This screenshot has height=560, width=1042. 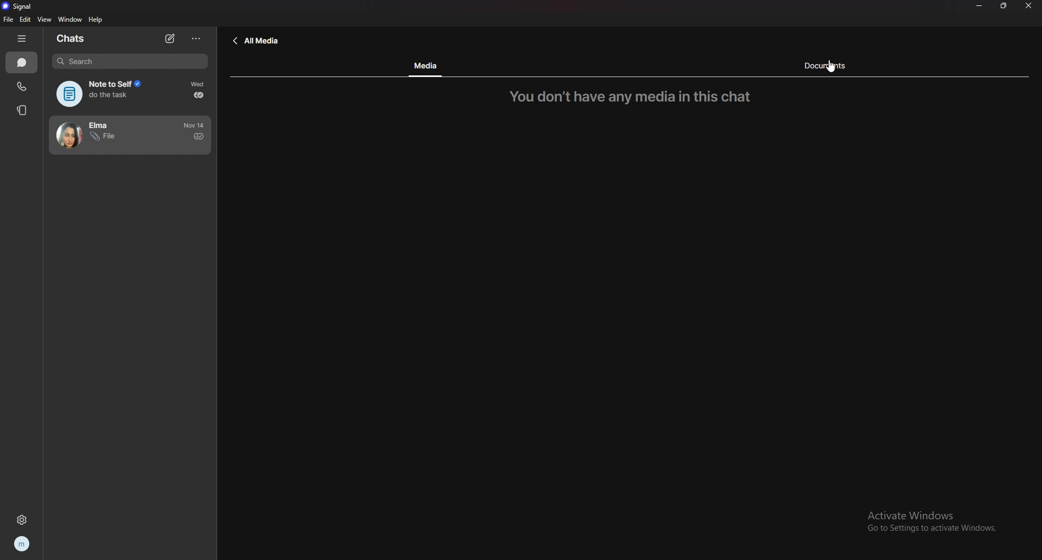 I want to click on settings, so click(x=22, y=519).